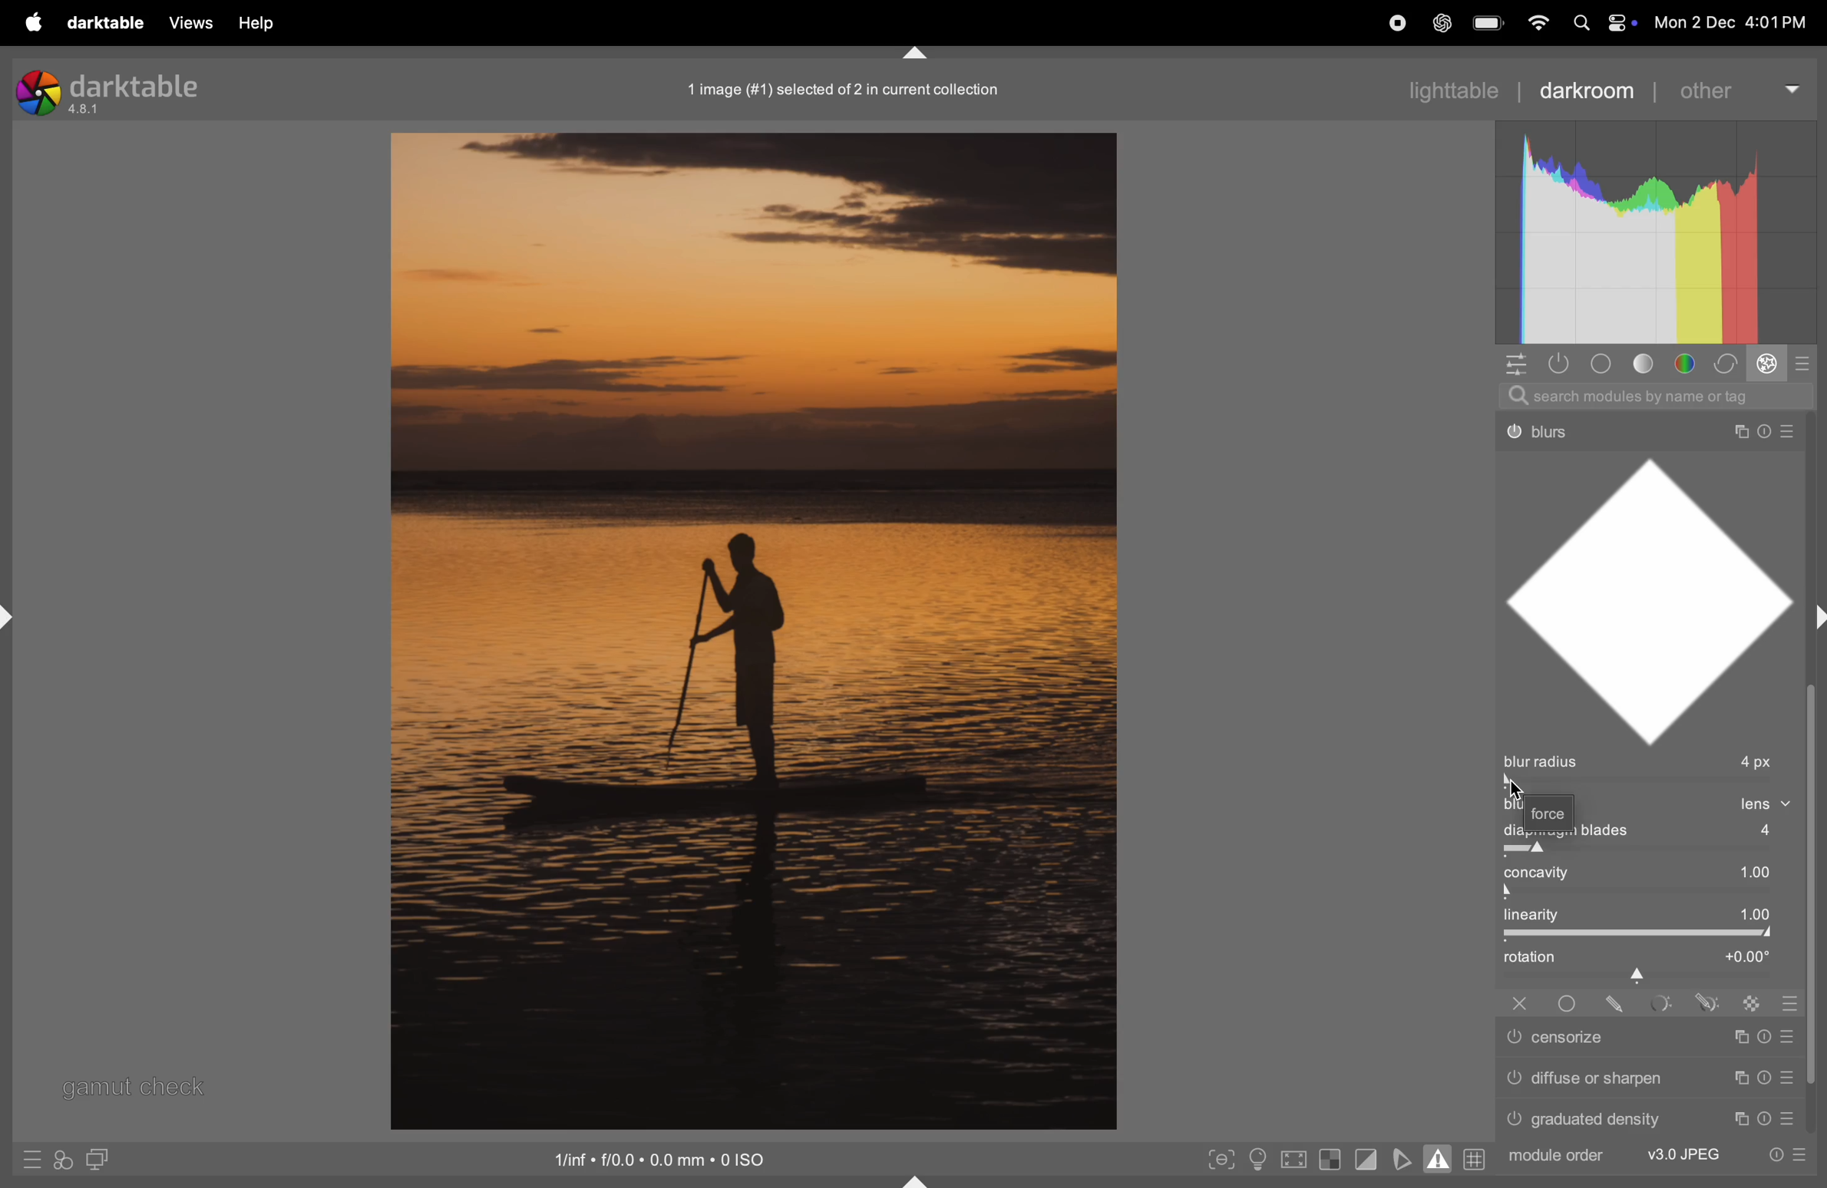 This screenshot has height=1188, width=1827. Describe the element at coordinates (1221, 1160) in the screenshot. I see `toggle peak focusing mode` at that location.